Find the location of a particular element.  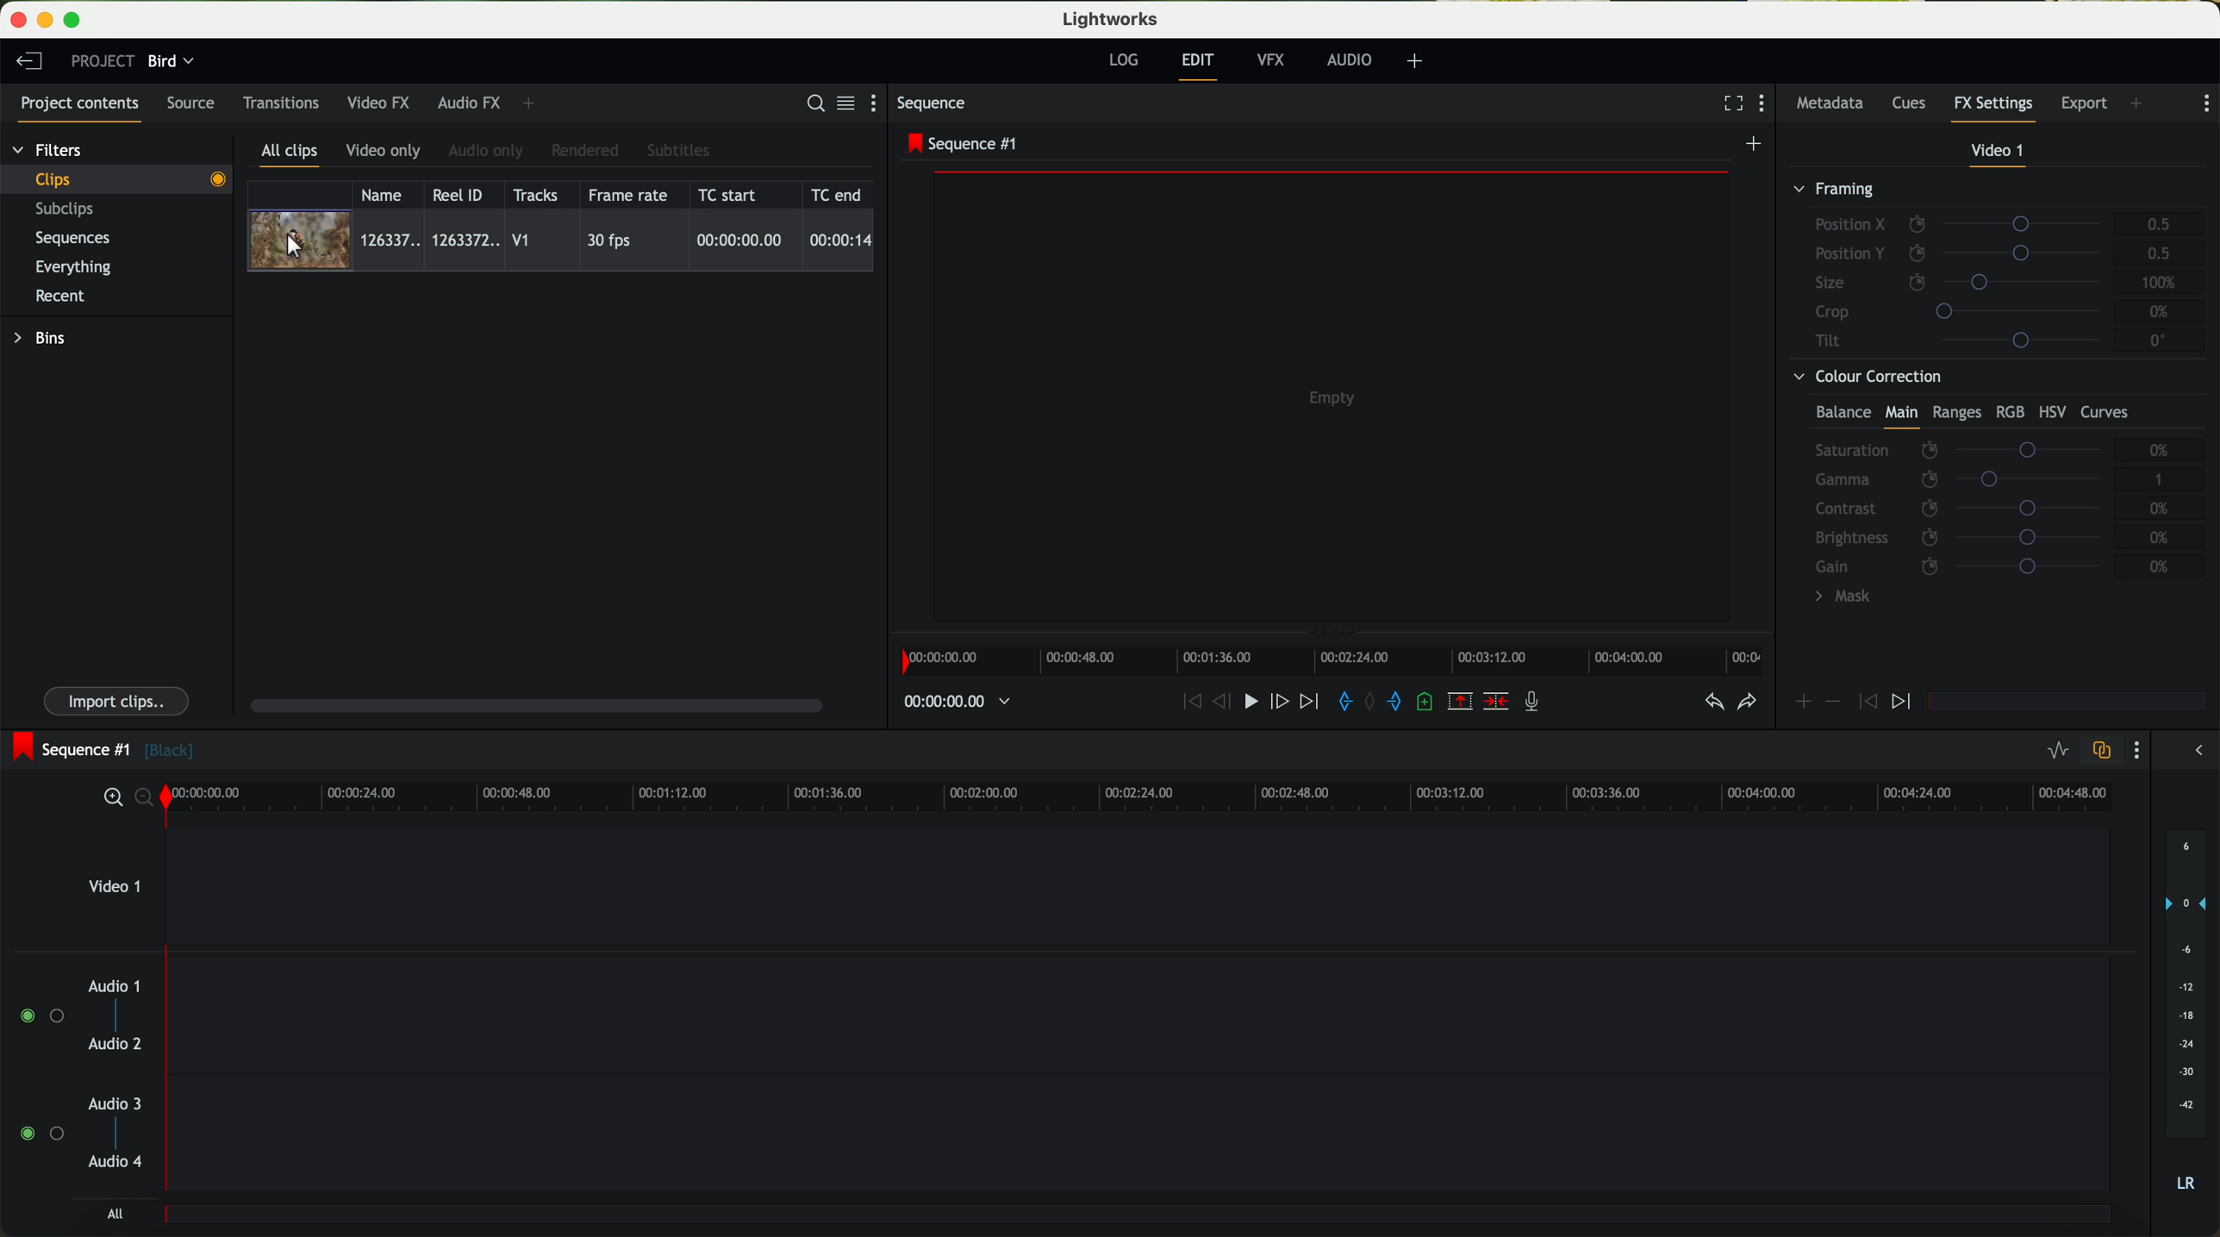

project contents is located at coordinates (80, 109).